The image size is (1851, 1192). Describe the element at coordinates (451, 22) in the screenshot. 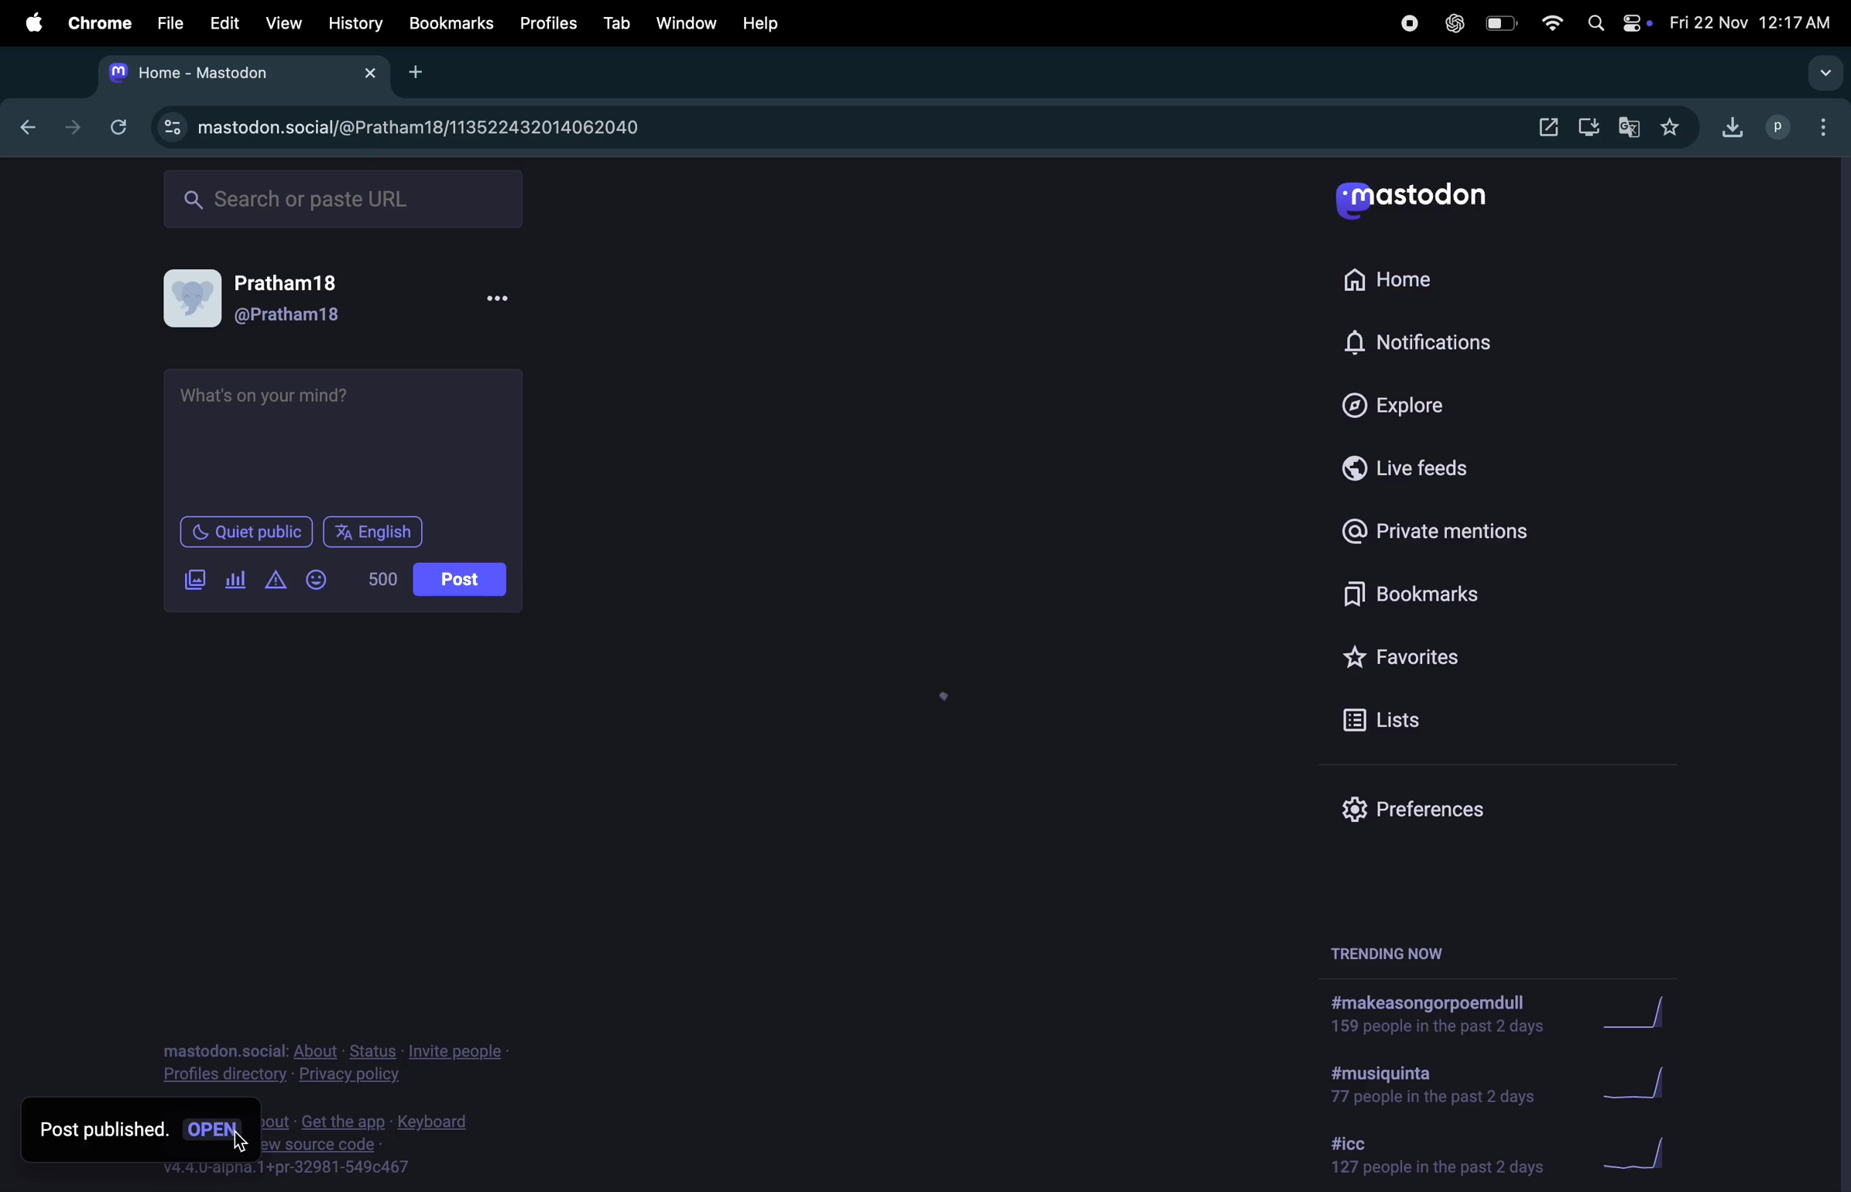

I see `bookmarks` at that location.